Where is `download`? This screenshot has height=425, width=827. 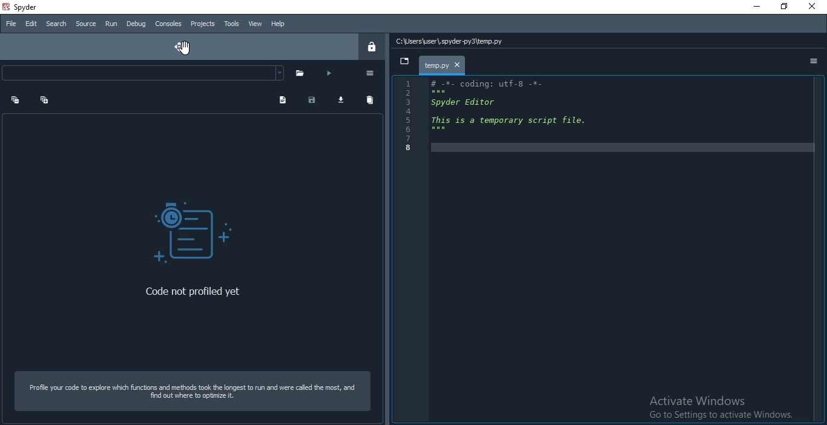
download is located at coordinates (343, 100).